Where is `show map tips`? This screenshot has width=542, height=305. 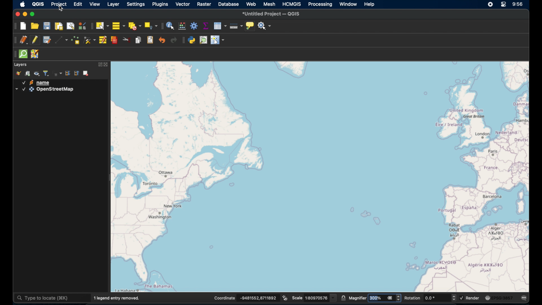 show map tips is located at coordinates (250, 26).